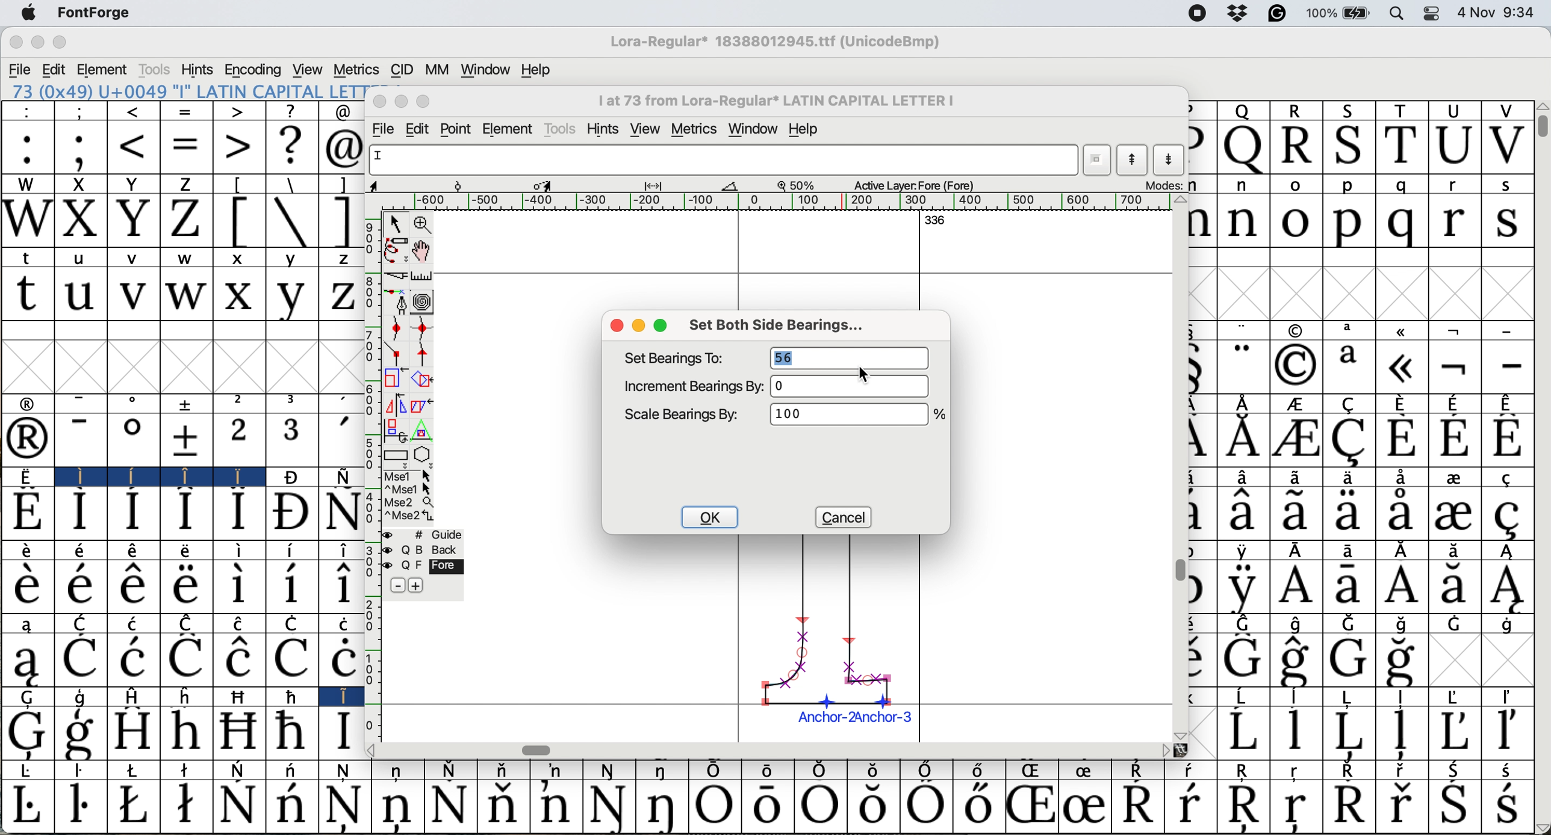  I want to click on a, so click(1353, 331).